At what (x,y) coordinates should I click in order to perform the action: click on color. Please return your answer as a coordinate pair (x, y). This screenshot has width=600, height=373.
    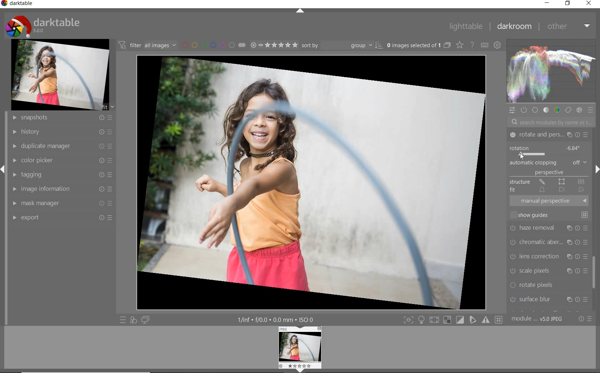
    Looking at the image, I should click on (557, 111).